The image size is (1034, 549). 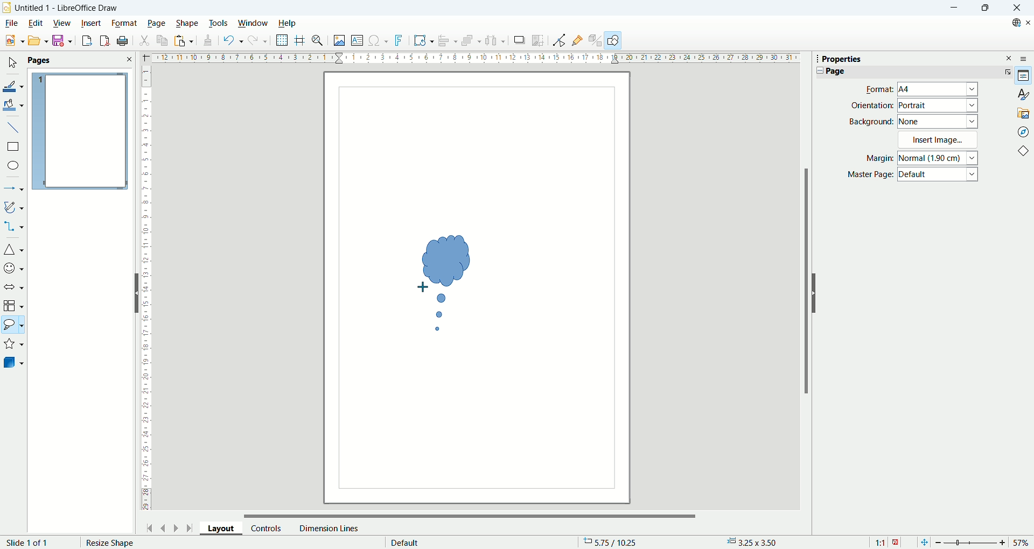 What do you see at coordinates (15, 363) in the screenshot?
I see `3D object` at bounding box center [15, 363].